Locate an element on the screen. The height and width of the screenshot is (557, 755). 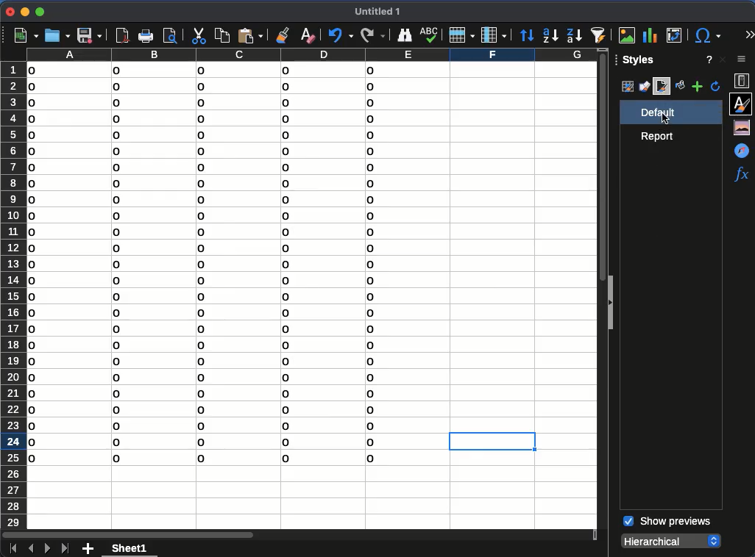
cut is located at coordinates (198, 36).